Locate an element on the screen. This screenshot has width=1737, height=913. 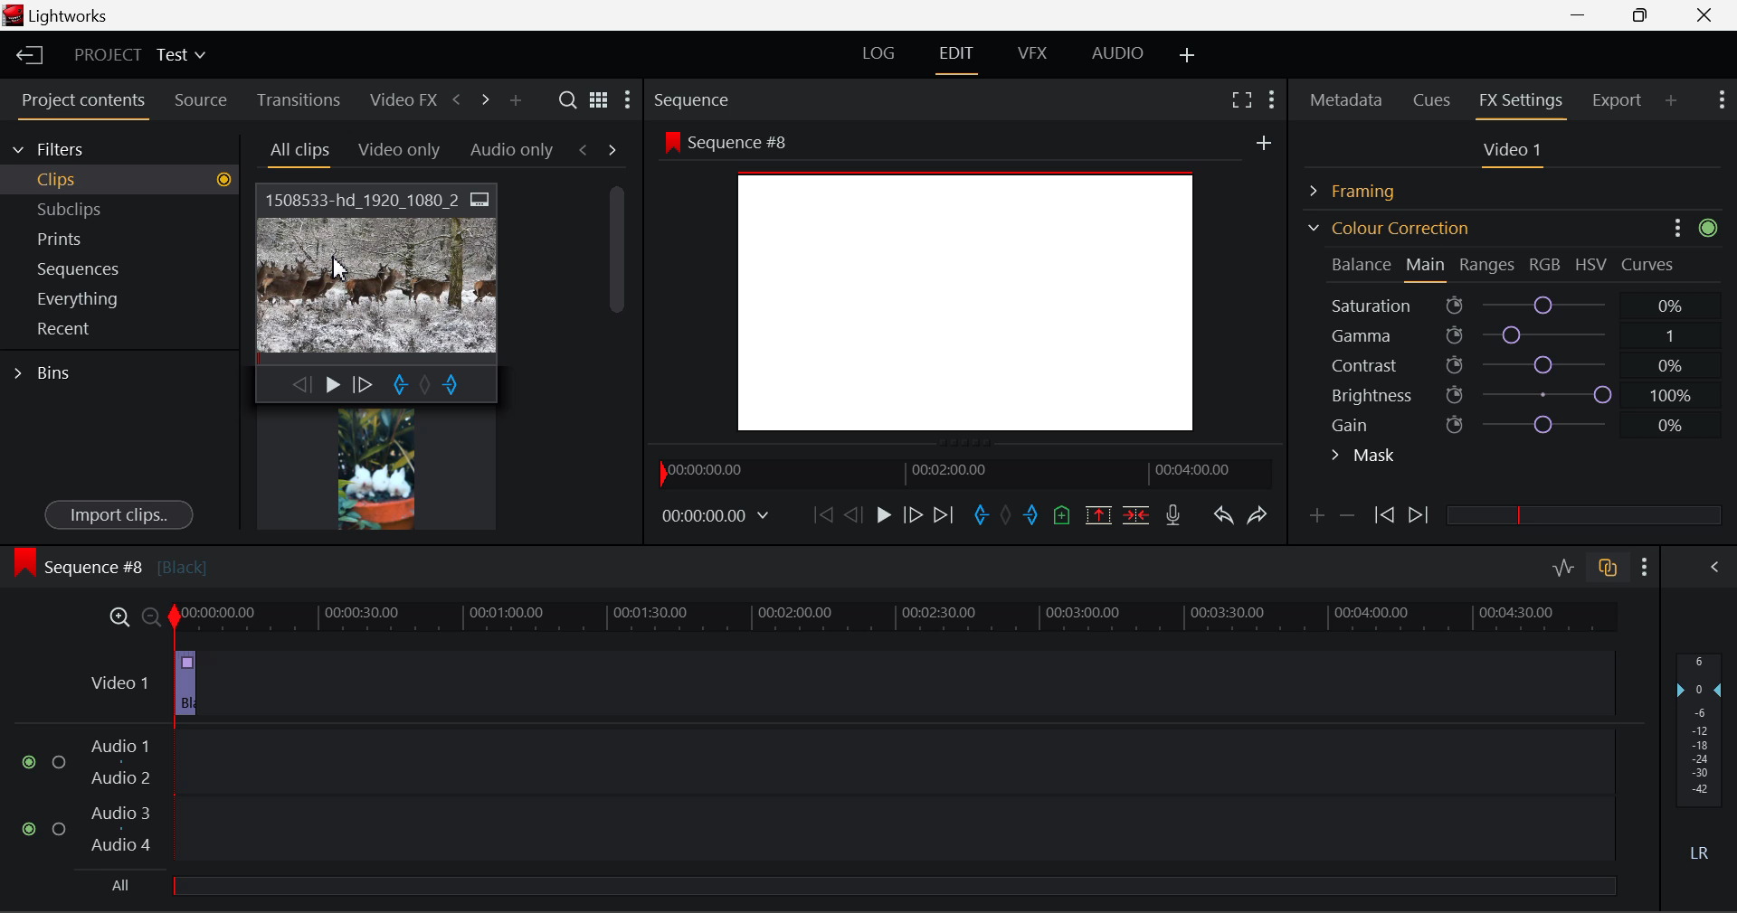
Gamma is located at coordinates (1516, 335).